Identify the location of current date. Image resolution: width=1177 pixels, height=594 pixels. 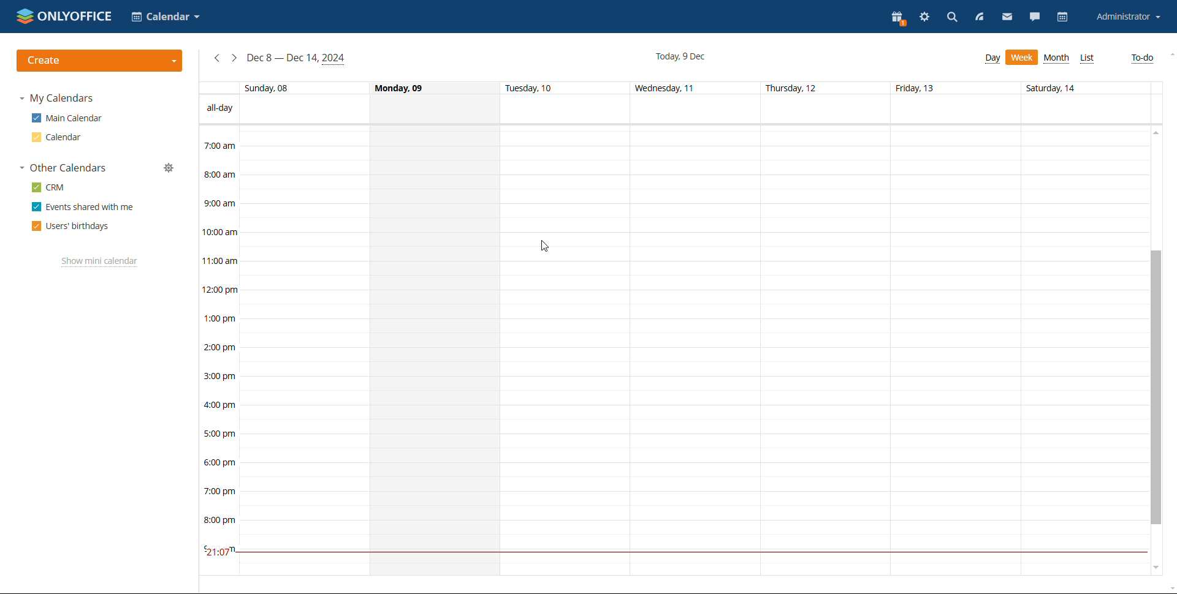
(682, 56).